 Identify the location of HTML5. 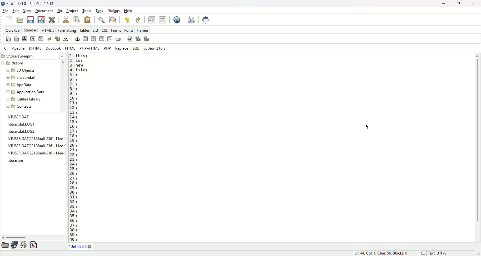
(48, 30).